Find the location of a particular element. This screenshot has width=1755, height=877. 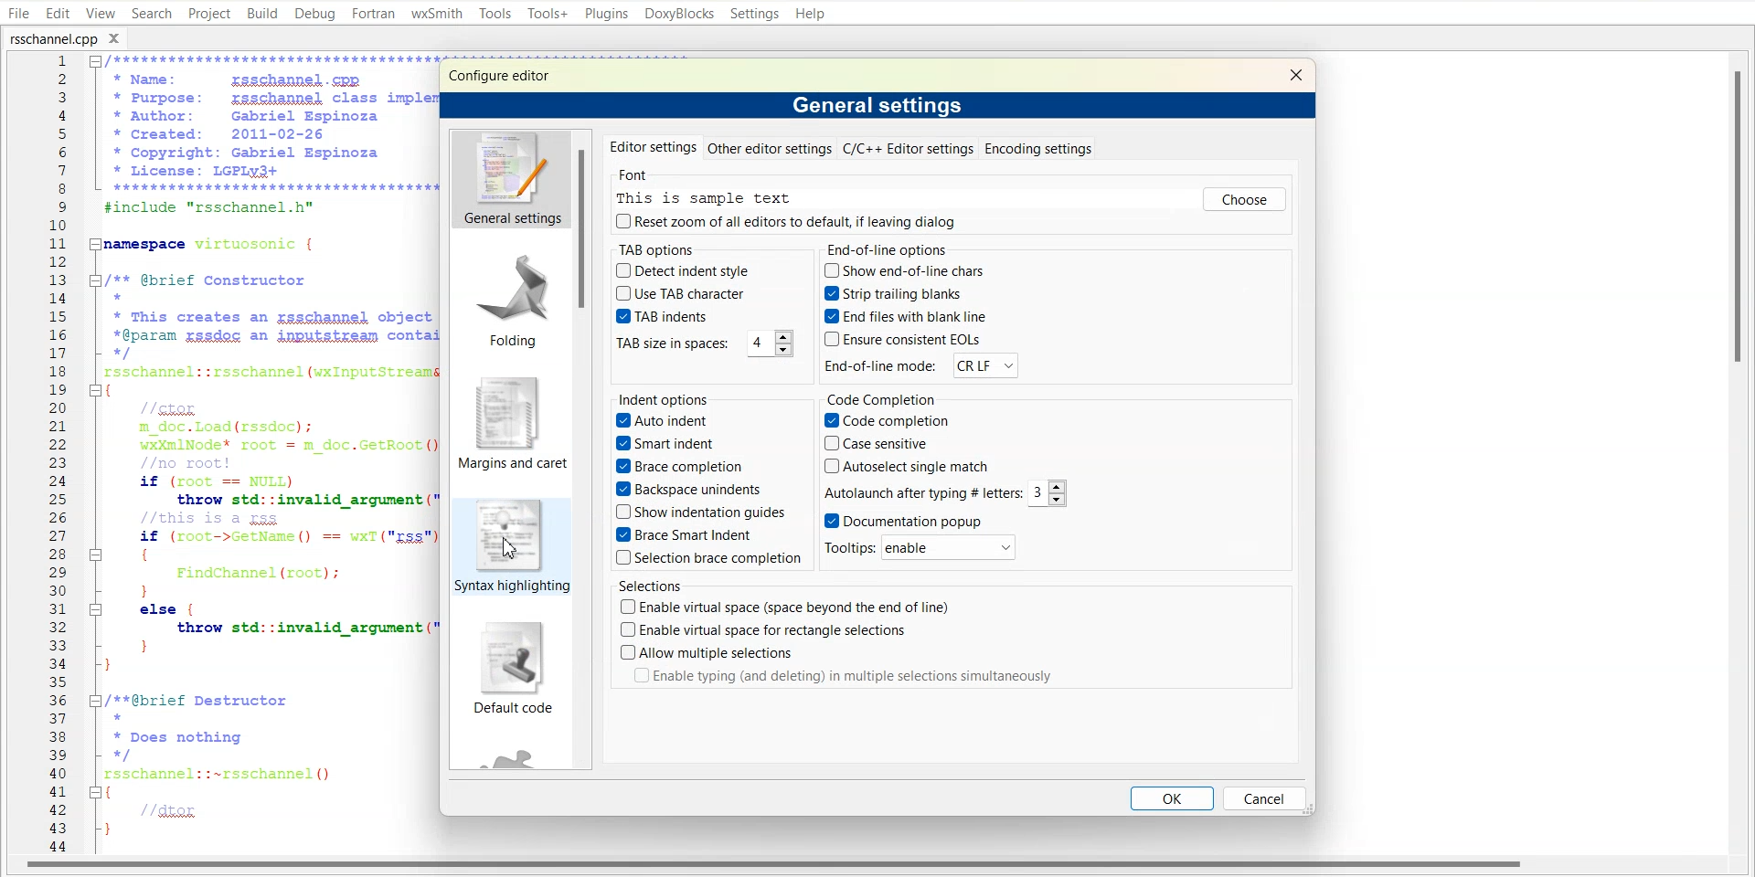

Edit is located at coordinates (57, 13).